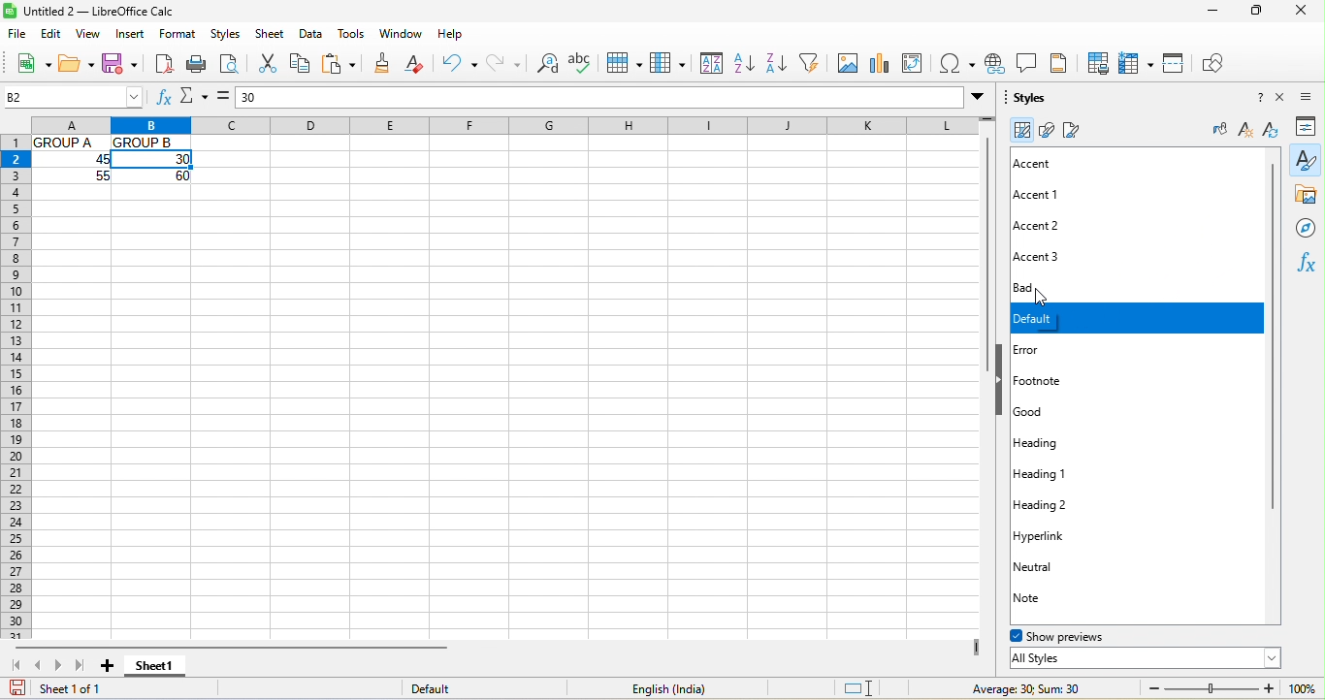 Image resolution: width=1325 pixels, height=700 pixels. I want to click on redo, so click(504, 66).